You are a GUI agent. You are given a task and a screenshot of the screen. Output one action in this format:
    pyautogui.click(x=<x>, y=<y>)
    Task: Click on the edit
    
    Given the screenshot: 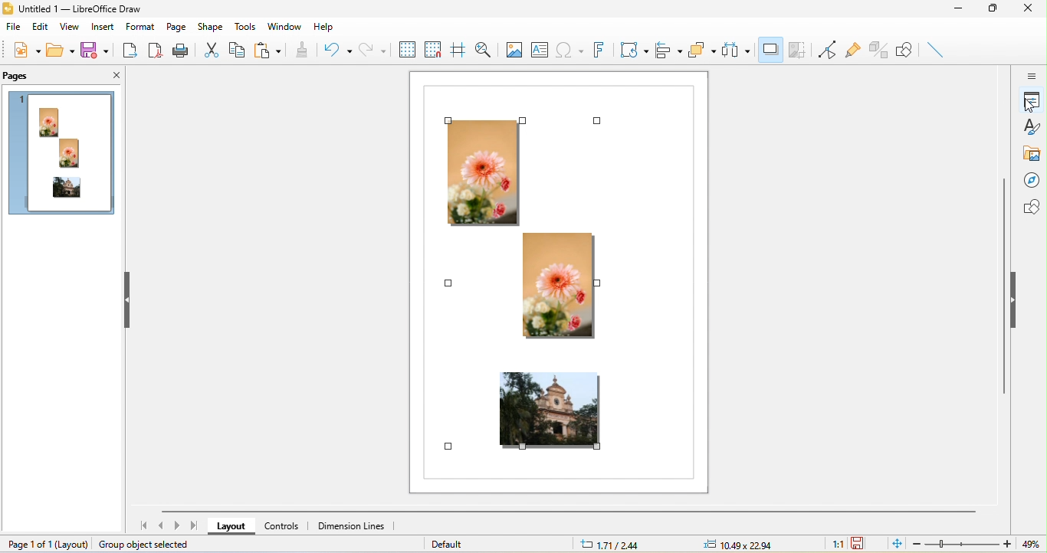 What is the action you would take?
    pyautogui.click(x=41, y=29)
    